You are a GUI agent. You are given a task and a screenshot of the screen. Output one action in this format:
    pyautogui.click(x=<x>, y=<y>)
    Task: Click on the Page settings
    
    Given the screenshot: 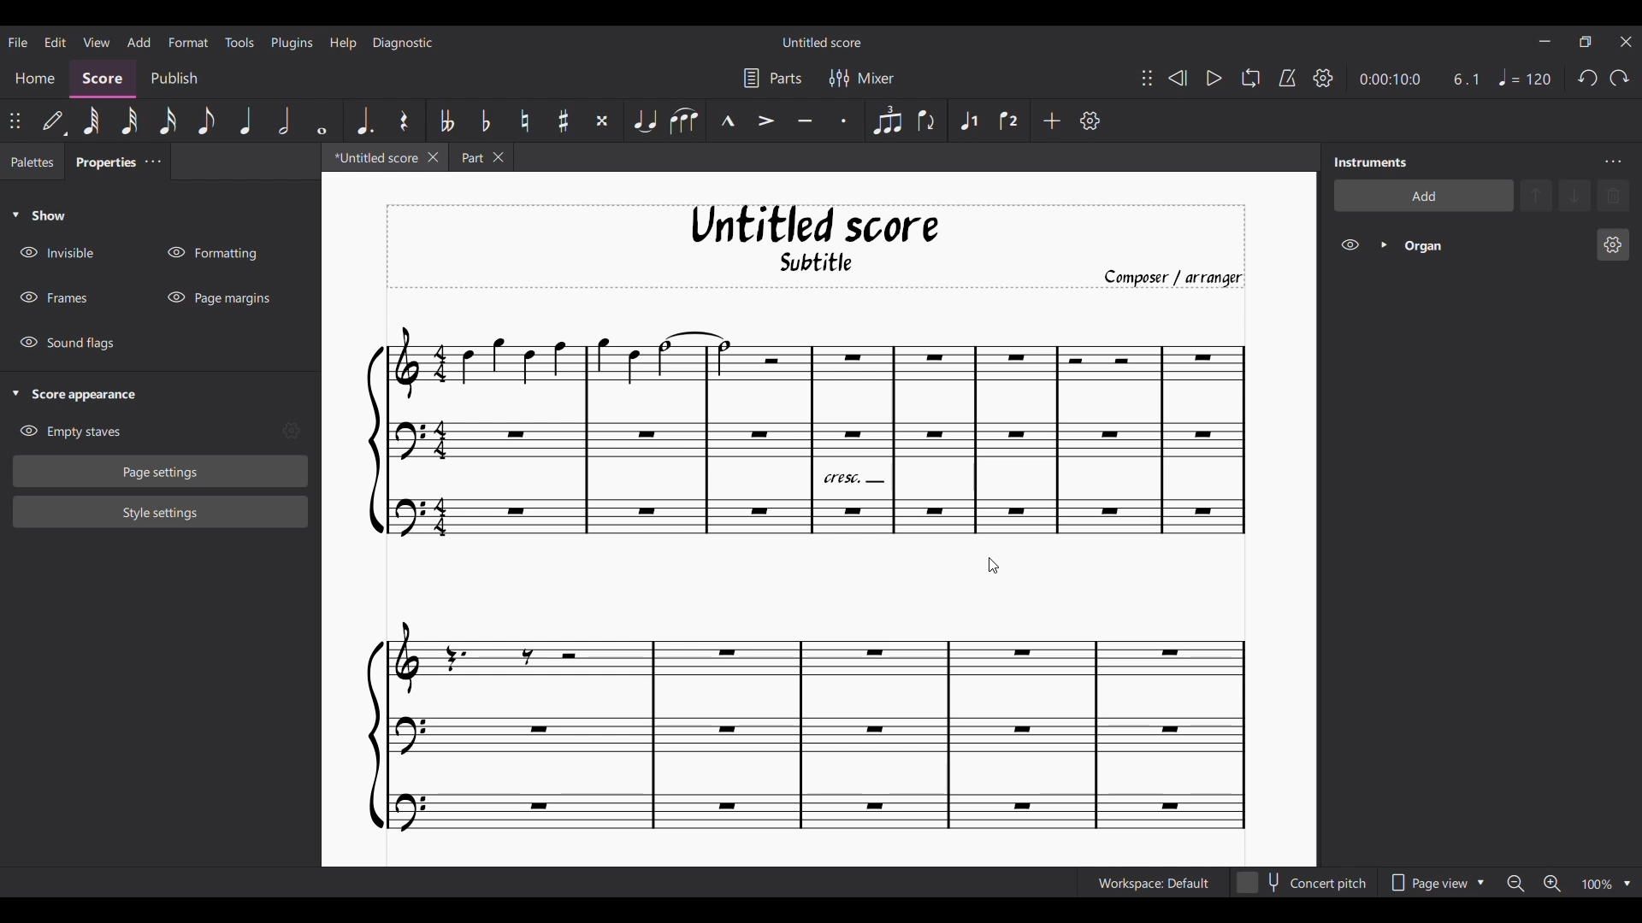 What is the action you would take?
    pyautogui.click(x=161, y=472)
    